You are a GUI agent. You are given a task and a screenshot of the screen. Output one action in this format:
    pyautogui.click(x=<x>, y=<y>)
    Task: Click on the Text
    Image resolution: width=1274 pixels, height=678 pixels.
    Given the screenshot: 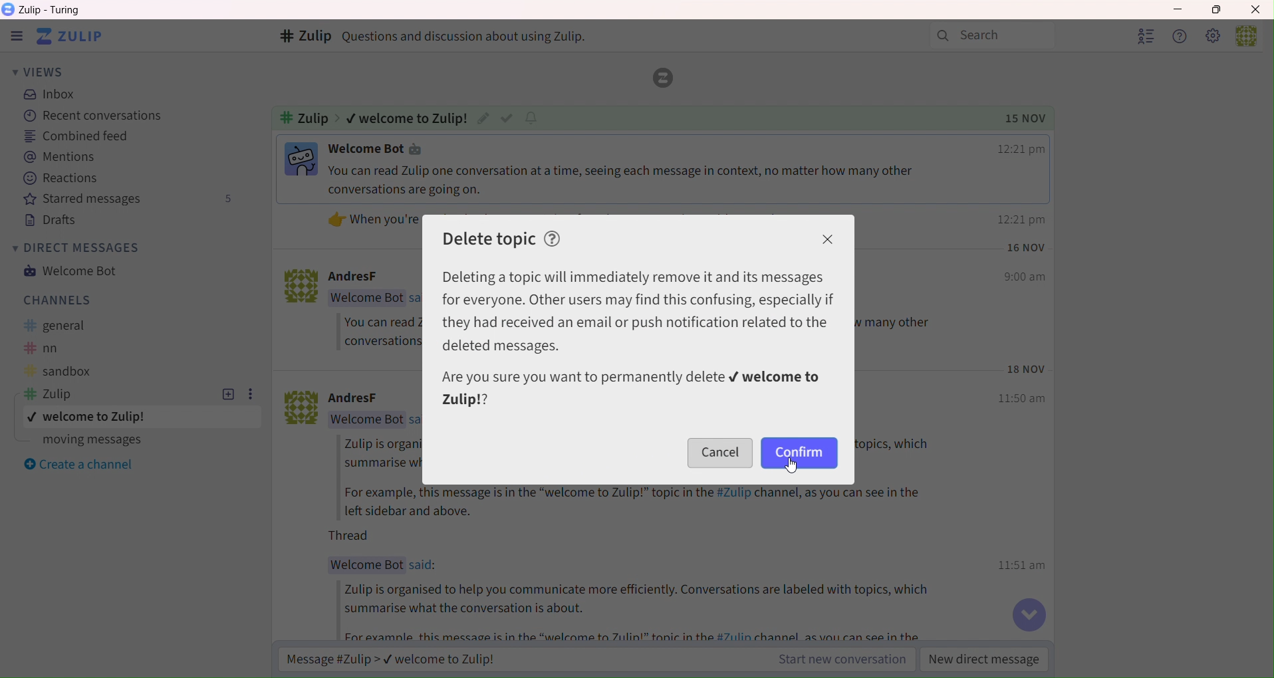 What is the action you would take?
    pyautogui.click(x=372, y=219)
    